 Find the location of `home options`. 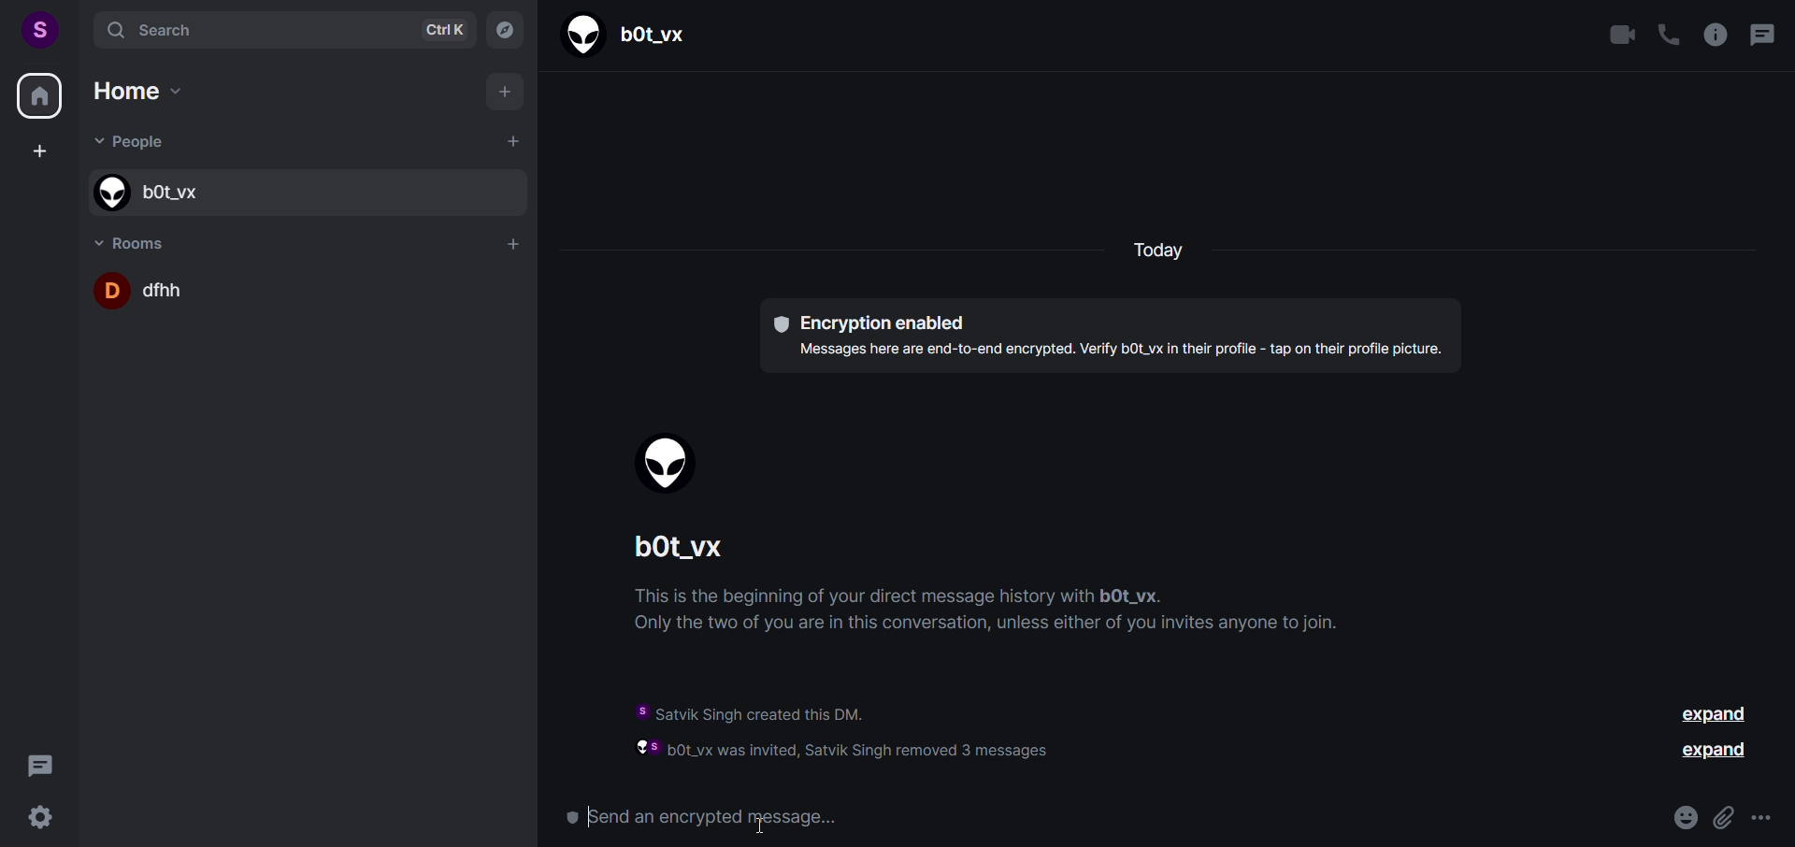

home options is located at coordinates (153, 95).